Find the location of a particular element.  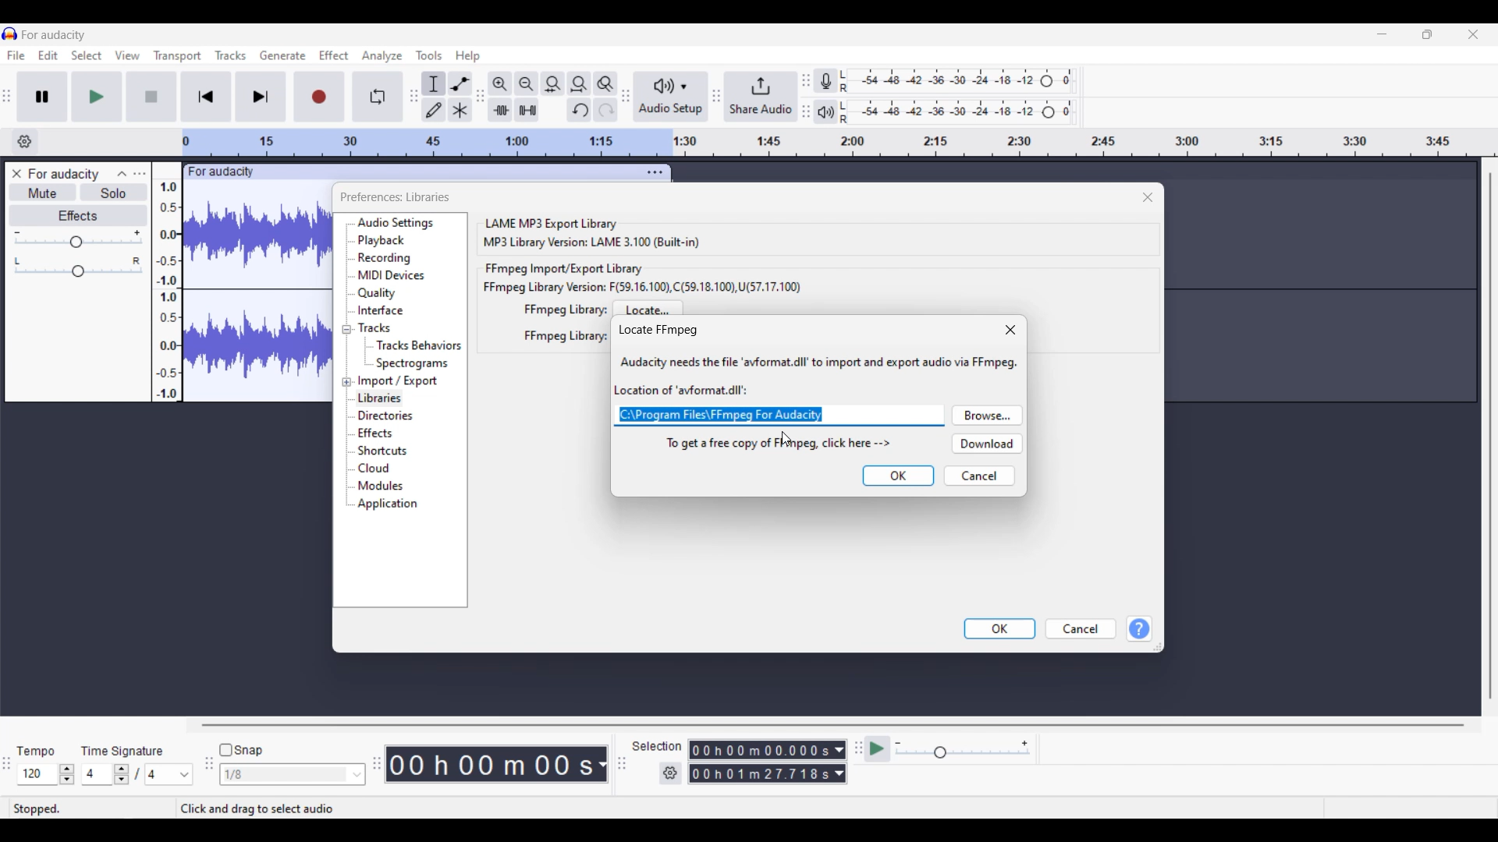

Transport menu is located at coordinates (177, 56).